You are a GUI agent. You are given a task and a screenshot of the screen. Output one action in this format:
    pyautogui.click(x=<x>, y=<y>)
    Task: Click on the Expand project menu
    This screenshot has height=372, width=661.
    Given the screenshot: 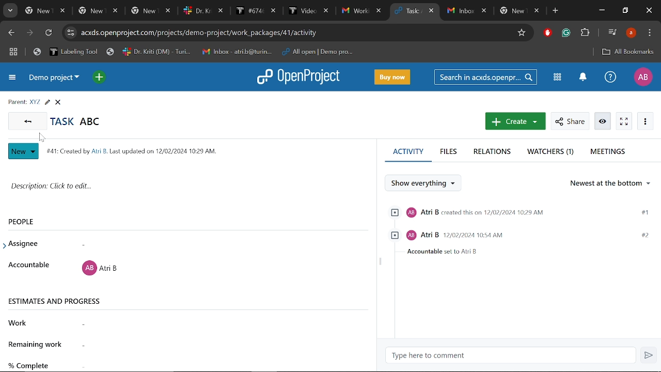 What is the action you would take?
    pyautogui.click(x=12, y=79)
    